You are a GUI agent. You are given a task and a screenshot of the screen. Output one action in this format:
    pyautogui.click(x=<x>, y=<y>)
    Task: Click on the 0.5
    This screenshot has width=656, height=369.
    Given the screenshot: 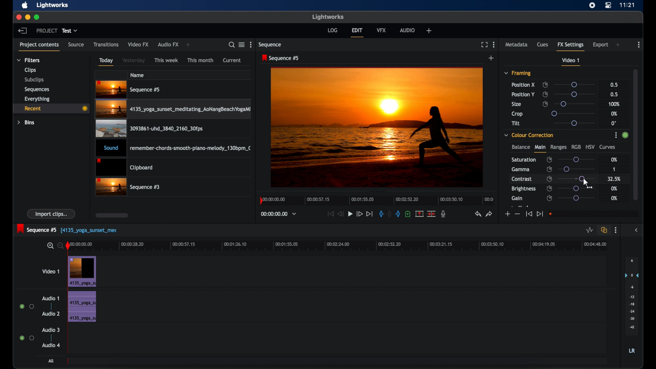 What is the action you would take?
    pyautogui.click(x=614, y=84)
    